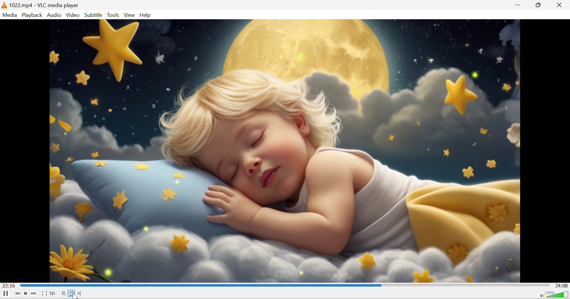  What do you see at coordinates (44, 294) in the screenshot?
I see `Toggle the video in fullscreen` at bounding box center [44, 294].